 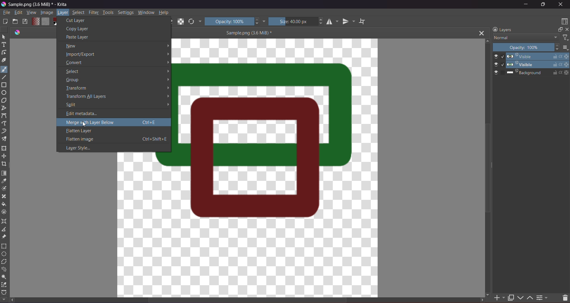 What do you see at coordinates (6, 13) in the screenshot?
I see `File` at bounding box center [6, 13].